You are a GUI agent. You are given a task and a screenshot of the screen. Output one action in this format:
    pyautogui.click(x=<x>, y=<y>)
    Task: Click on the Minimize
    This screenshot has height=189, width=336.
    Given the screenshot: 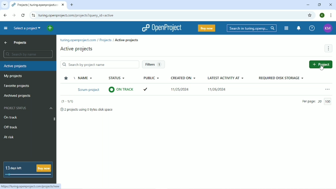 What is the action you would take?
    pyautogui.click(x=308, y=5)
    